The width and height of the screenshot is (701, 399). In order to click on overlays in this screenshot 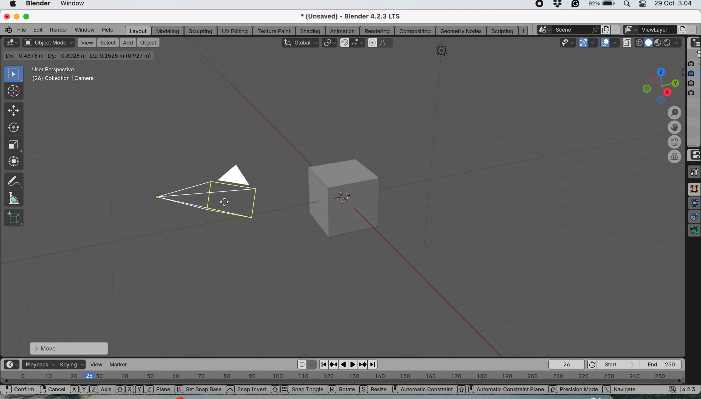, I will do `click(616, 43)`.